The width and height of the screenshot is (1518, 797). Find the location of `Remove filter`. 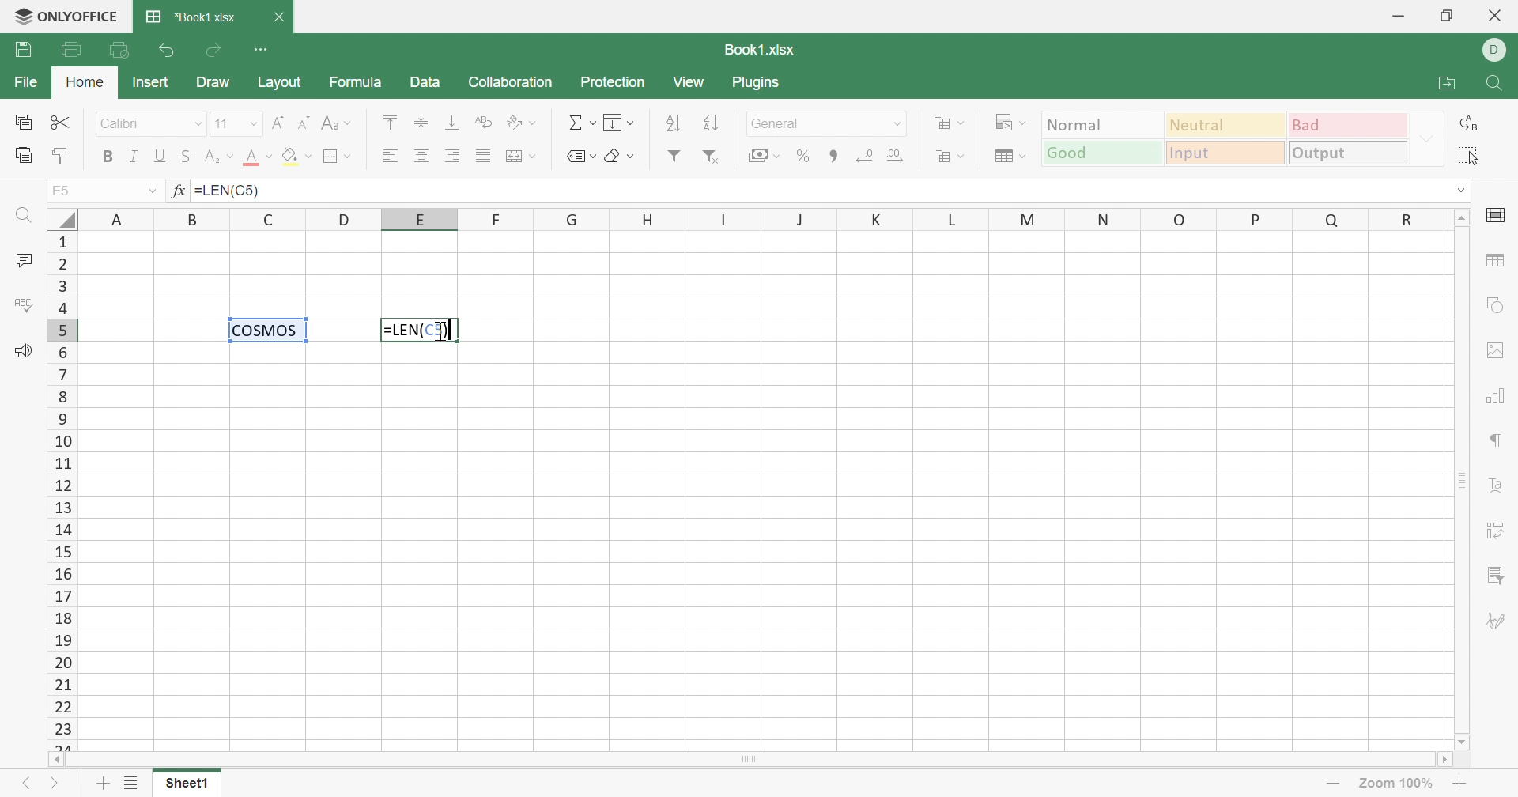

Remove filter is located at coordinates (712, 157).